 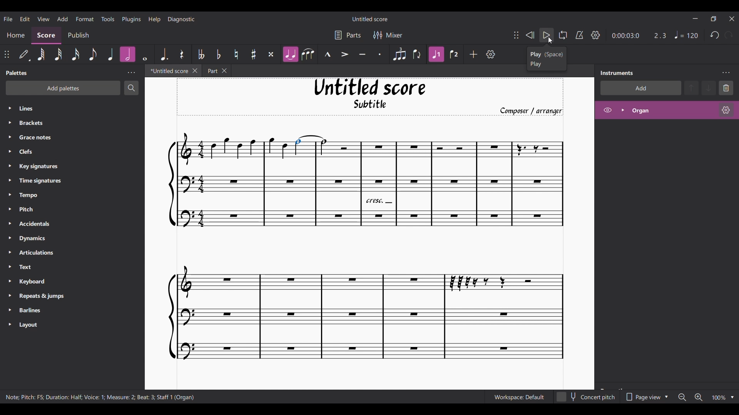 I want to click on Zoom options, so click(x=732, y=398).